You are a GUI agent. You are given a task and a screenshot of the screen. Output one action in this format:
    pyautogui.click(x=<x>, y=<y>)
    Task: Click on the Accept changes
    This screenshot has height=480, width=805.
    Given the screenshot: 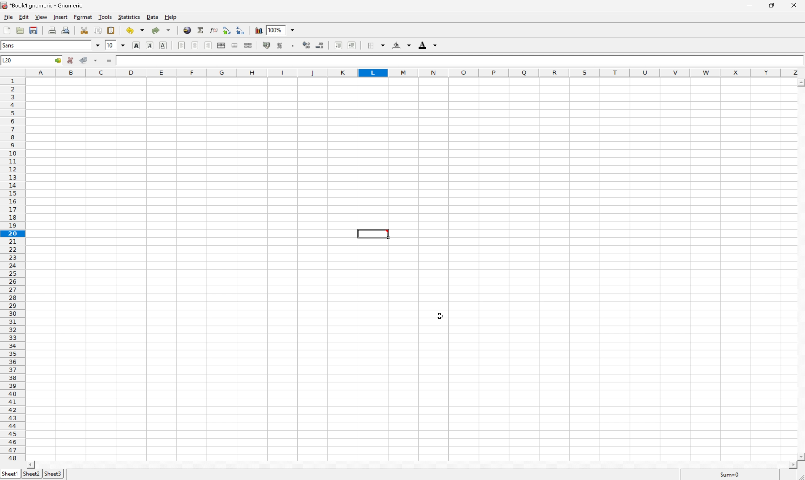 What is the action you would take?
    pyautogui.click(x=83, y=60)
    